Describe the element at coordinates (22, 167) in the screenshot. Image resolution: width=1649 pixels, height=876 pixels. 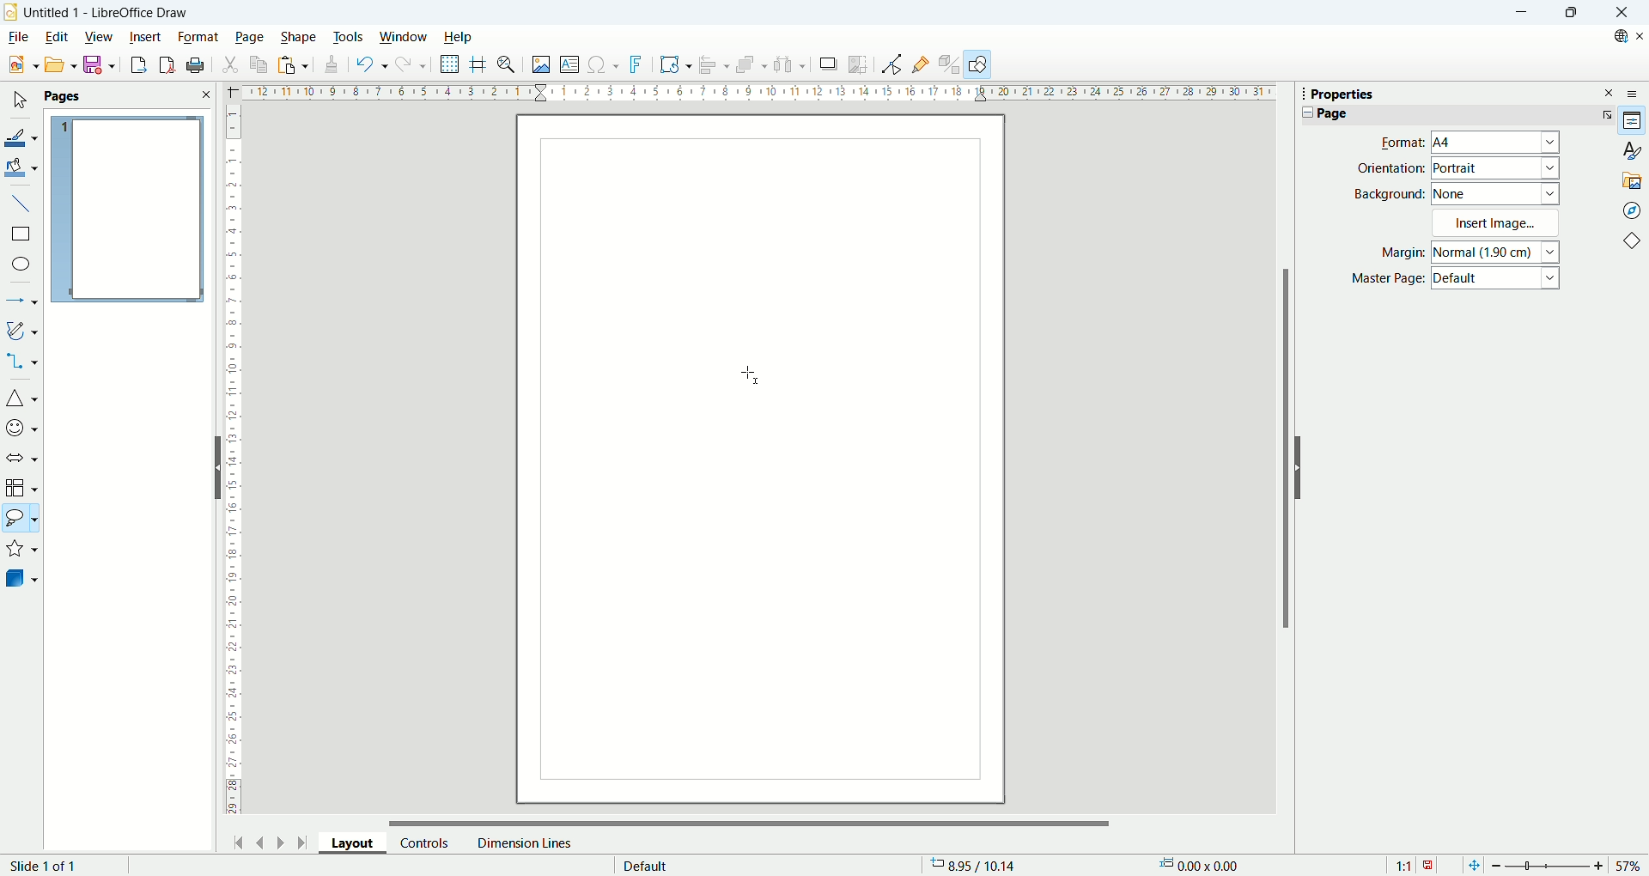
I see `fill color` at that location.